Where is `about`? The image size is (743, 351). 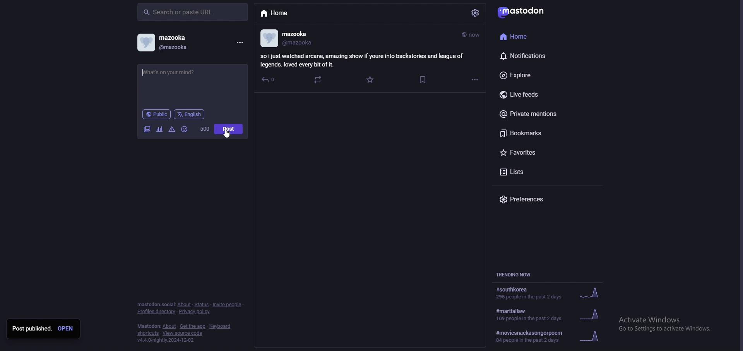
about is located at coordinates (184, 305).